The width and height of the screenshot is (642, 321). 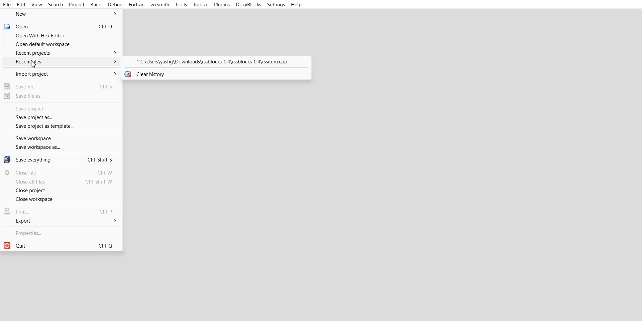 I want to click on File Path address, so click(x=216, y=62).